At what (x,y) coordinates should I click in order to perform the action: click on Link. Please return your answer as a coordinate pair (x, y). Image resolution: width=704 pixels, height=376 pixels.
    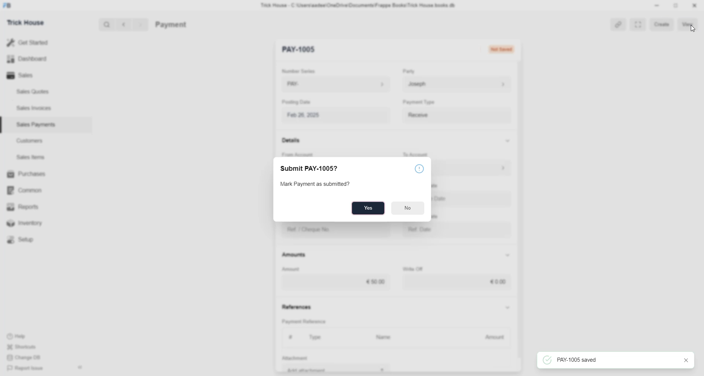
    Looking at the image, I should click on (618, 25).